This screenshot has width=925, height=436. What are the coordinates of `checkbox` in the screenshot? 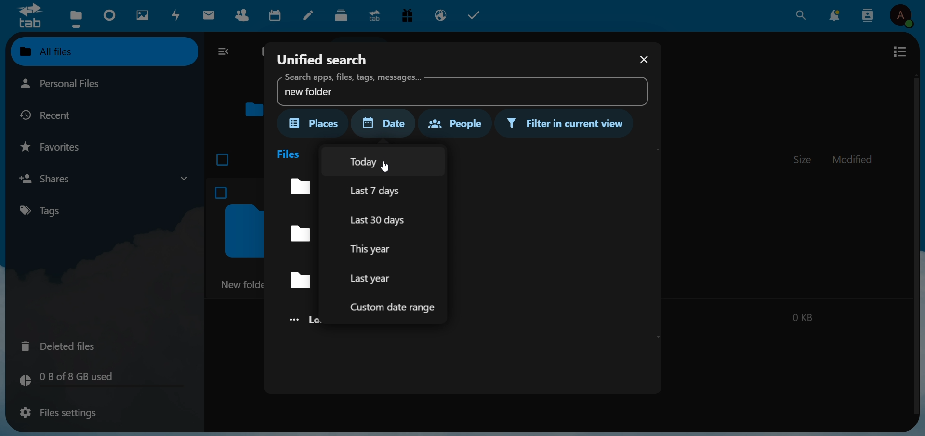 It's located at (224, 157).